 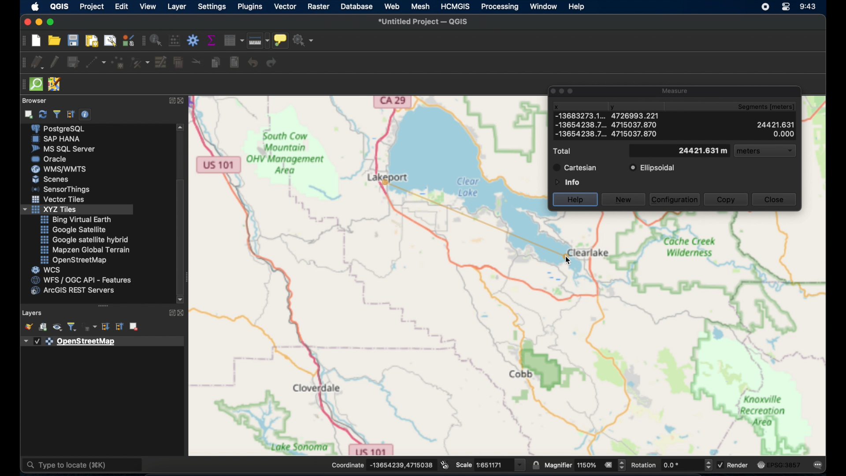 I want to click on scenes, so click(x=51, y=179).